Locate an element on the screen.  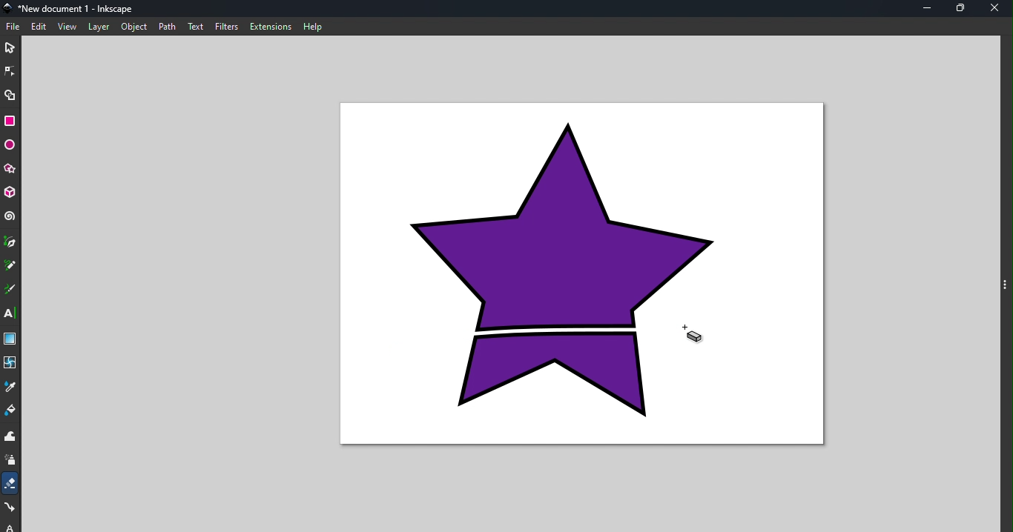
toggle command panel is located at coordinates (1005, 284).